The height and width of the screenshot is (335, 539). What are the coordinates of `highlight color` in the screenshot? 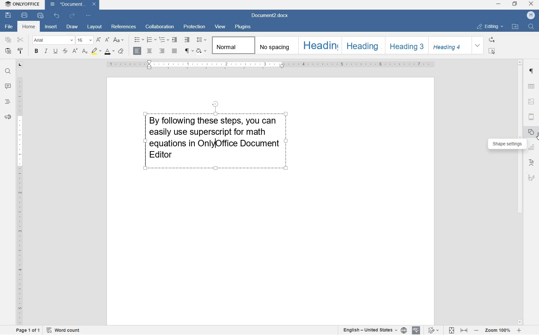 It's located at (96, 51).